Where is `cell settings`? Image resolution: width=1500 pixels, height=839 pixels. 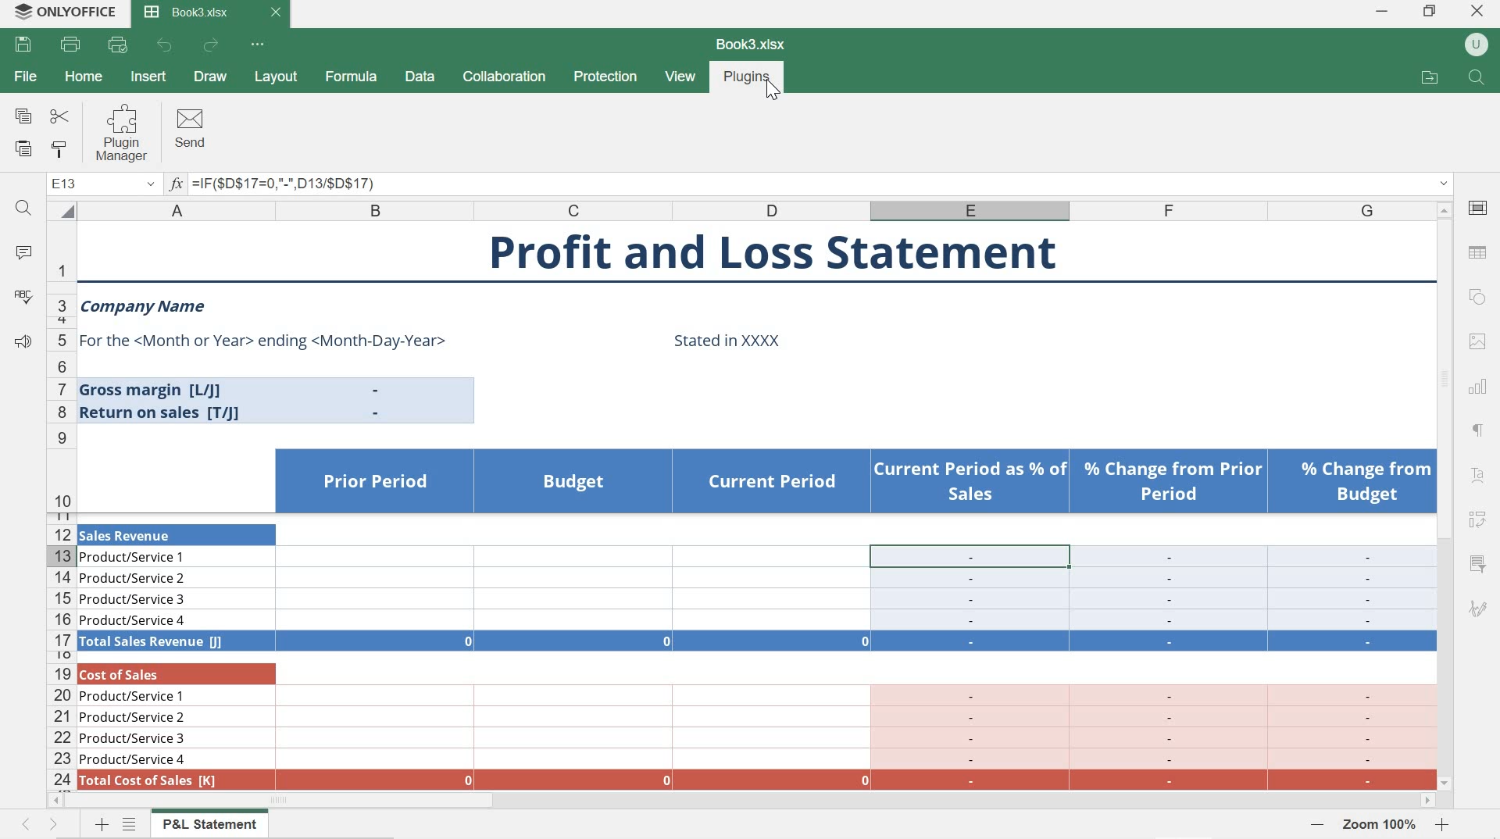 cell settings is located at coordinates (1480, 206).